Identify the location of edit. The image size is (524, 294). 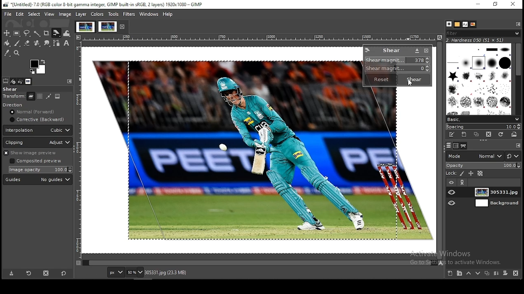
(20, 14).